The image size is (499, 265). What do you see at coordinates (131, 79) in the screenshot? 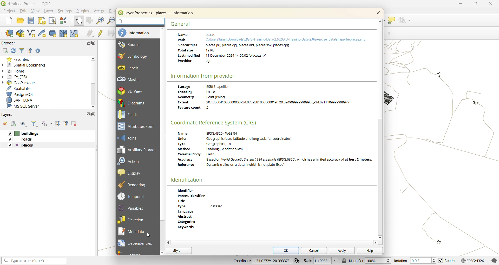
I see `masks` at bounding box center [131, 79].